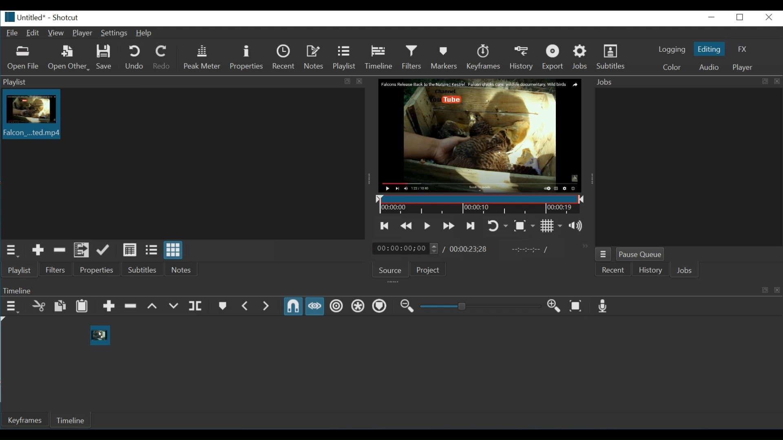 This screenshot has height=440, width=783. I want to click on Open Other, so click(69, 58).